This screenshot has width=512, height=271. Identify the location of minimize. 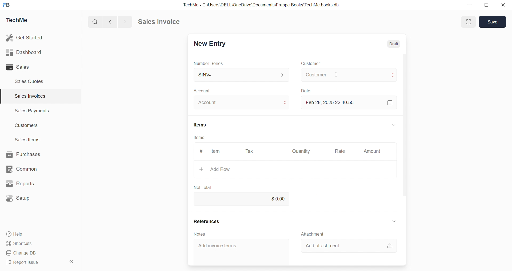
(469, 5).